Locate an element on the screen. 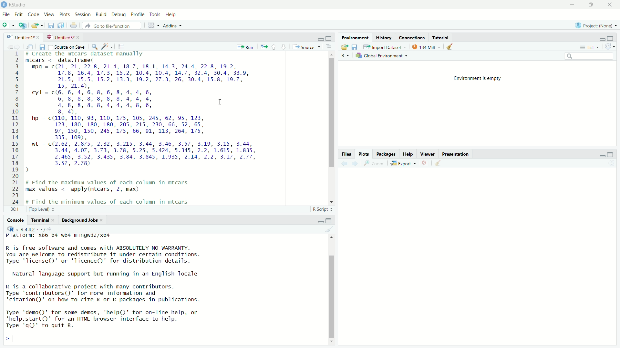  maximise is located at coordinates (611, 38).